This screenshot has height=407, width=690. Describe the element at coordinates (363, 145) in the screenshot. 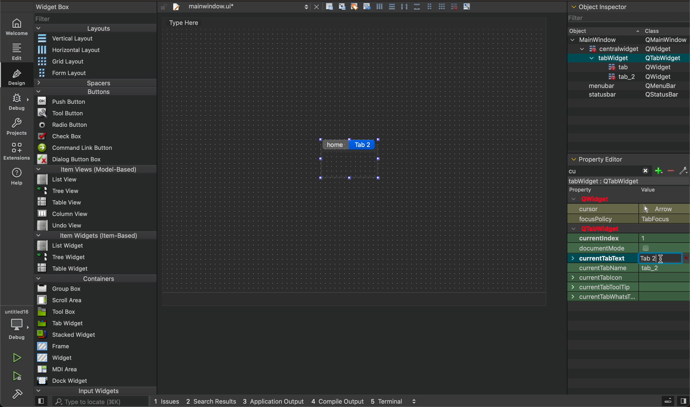

I see `click` at that location.